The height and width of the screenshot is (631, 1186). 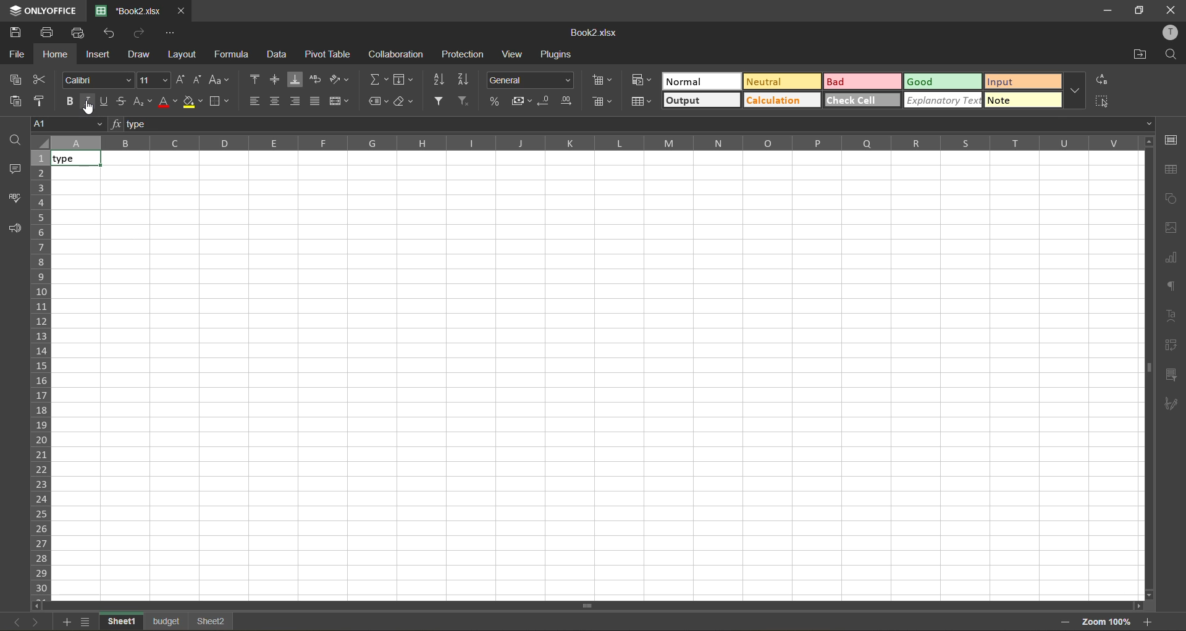 What do you see at coordinates (467, 99) in the screenshot?
I see `clear filter` at bounding box center [467, 99].